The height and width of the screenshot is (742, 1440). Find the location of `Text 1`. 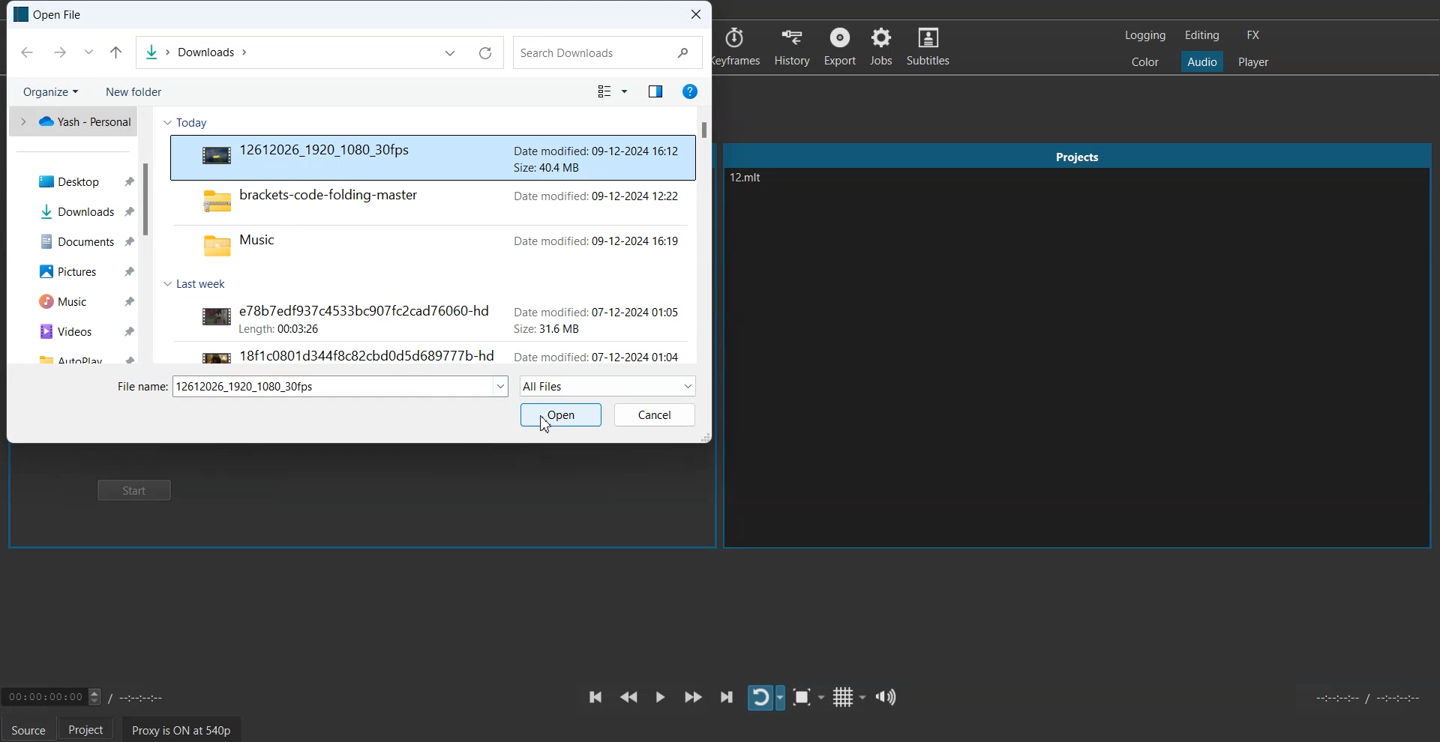

Text 1 is located at coordinates (49, 14).